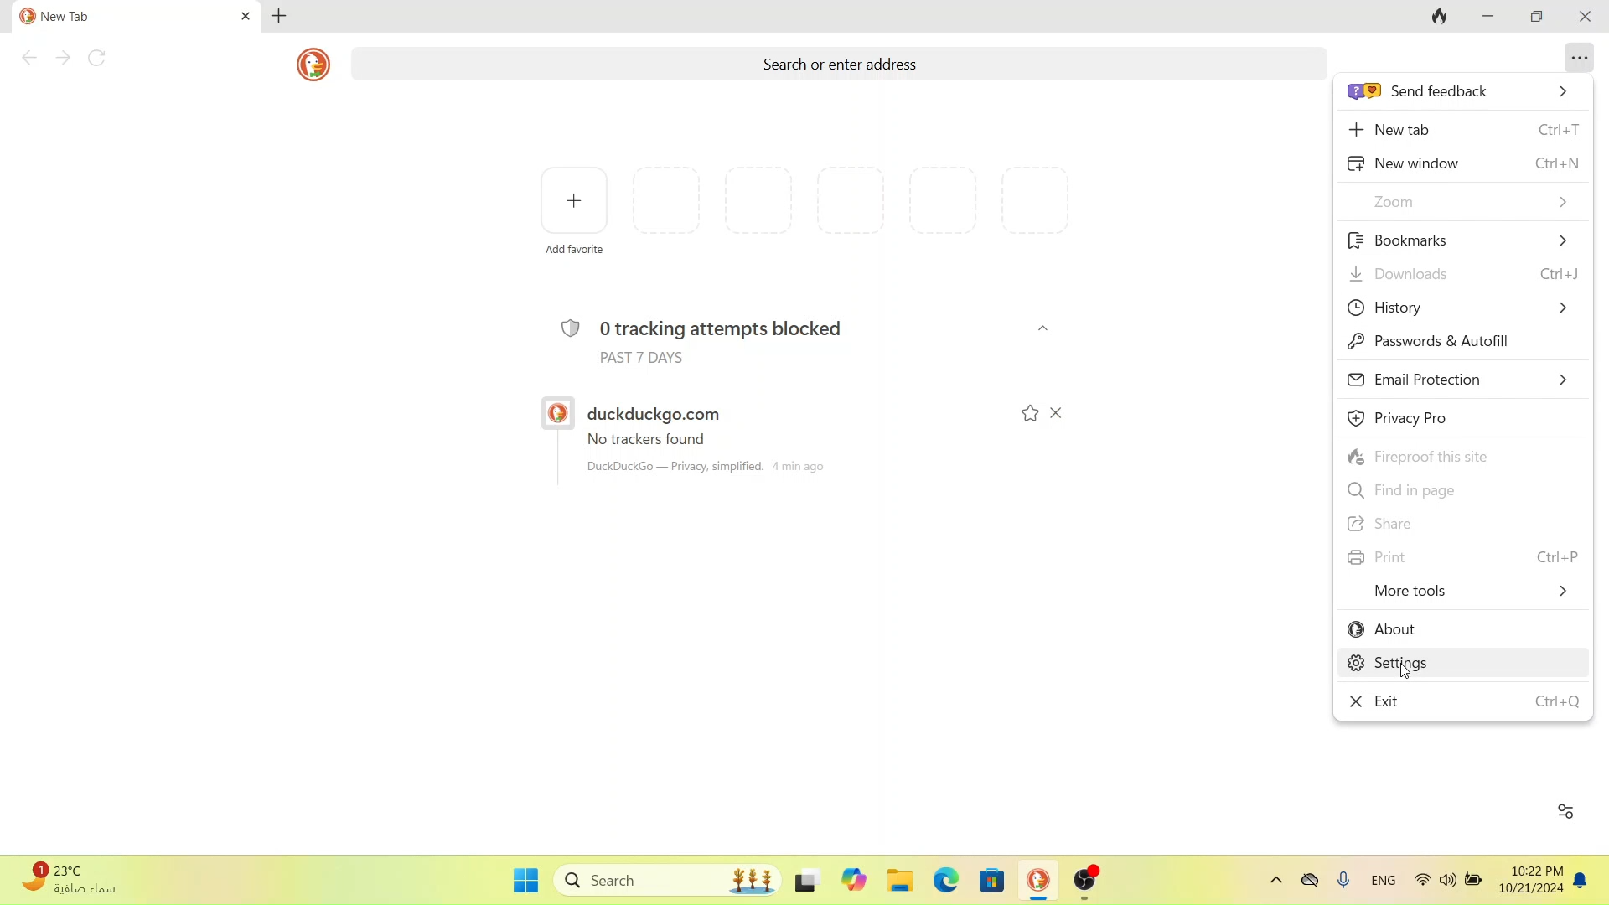 Image resolution: width=1609 pixels, height=905 pixels. What do you see at coordinates (901, 882) in the screenshot?
I see `file explorer` at bounding box center [901, 882].